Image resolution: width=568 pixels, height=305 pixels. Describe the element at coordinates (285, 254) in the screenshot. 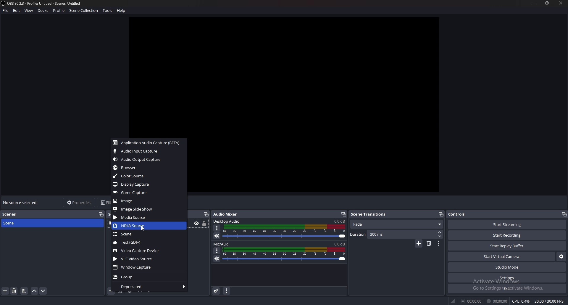

I see `volume adjust` at that location.